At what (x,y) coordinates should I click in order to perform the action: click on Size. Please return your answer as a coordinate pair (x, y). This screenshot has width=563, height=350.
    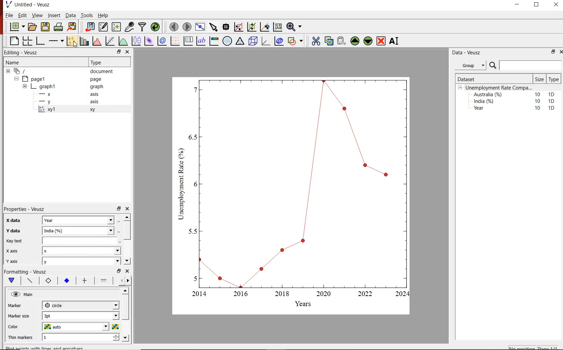
    Looking at the image, I should click on (540, 79).